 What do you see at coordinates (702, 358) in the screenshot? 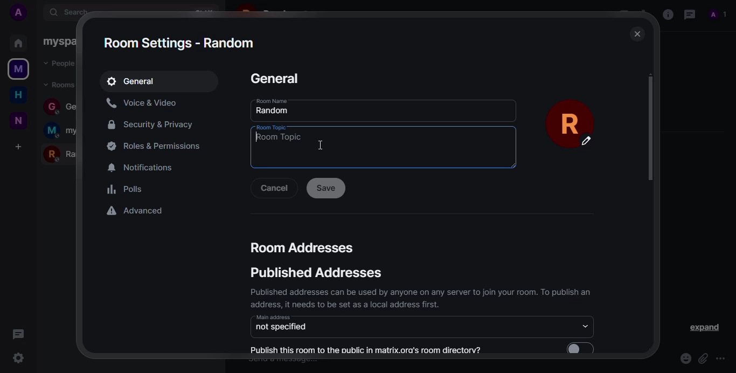
I see `attach` at bounding box center [702, 358].